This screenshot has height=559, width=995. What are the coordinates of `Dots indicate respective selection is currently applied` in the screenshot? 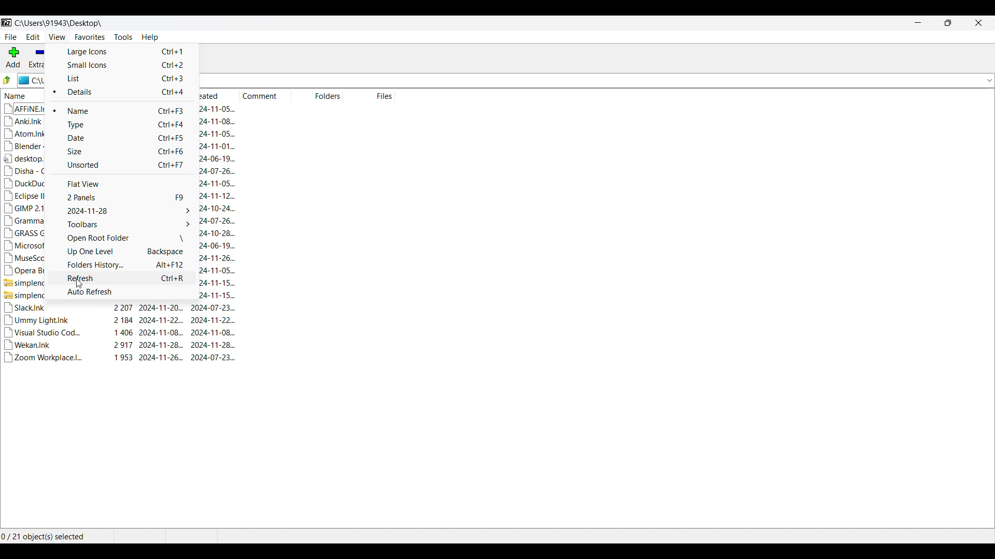 It's located at (54, 101).